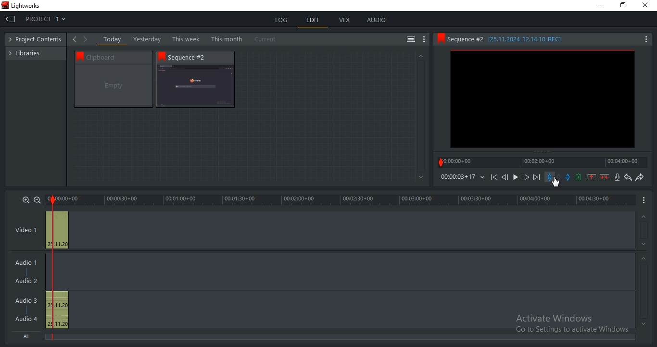  Describe the element at coordinates (26, 231) in the screenshot. I see `Video 1` at that location.